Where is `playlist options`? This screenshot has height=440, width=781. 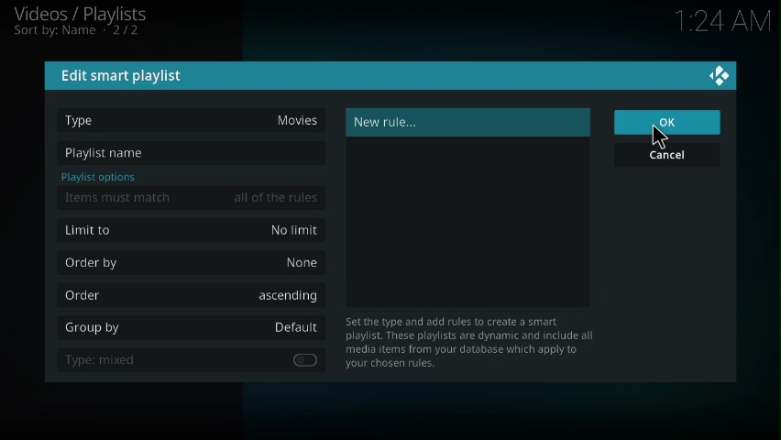 playlist options is located at coordinates (100, 175).